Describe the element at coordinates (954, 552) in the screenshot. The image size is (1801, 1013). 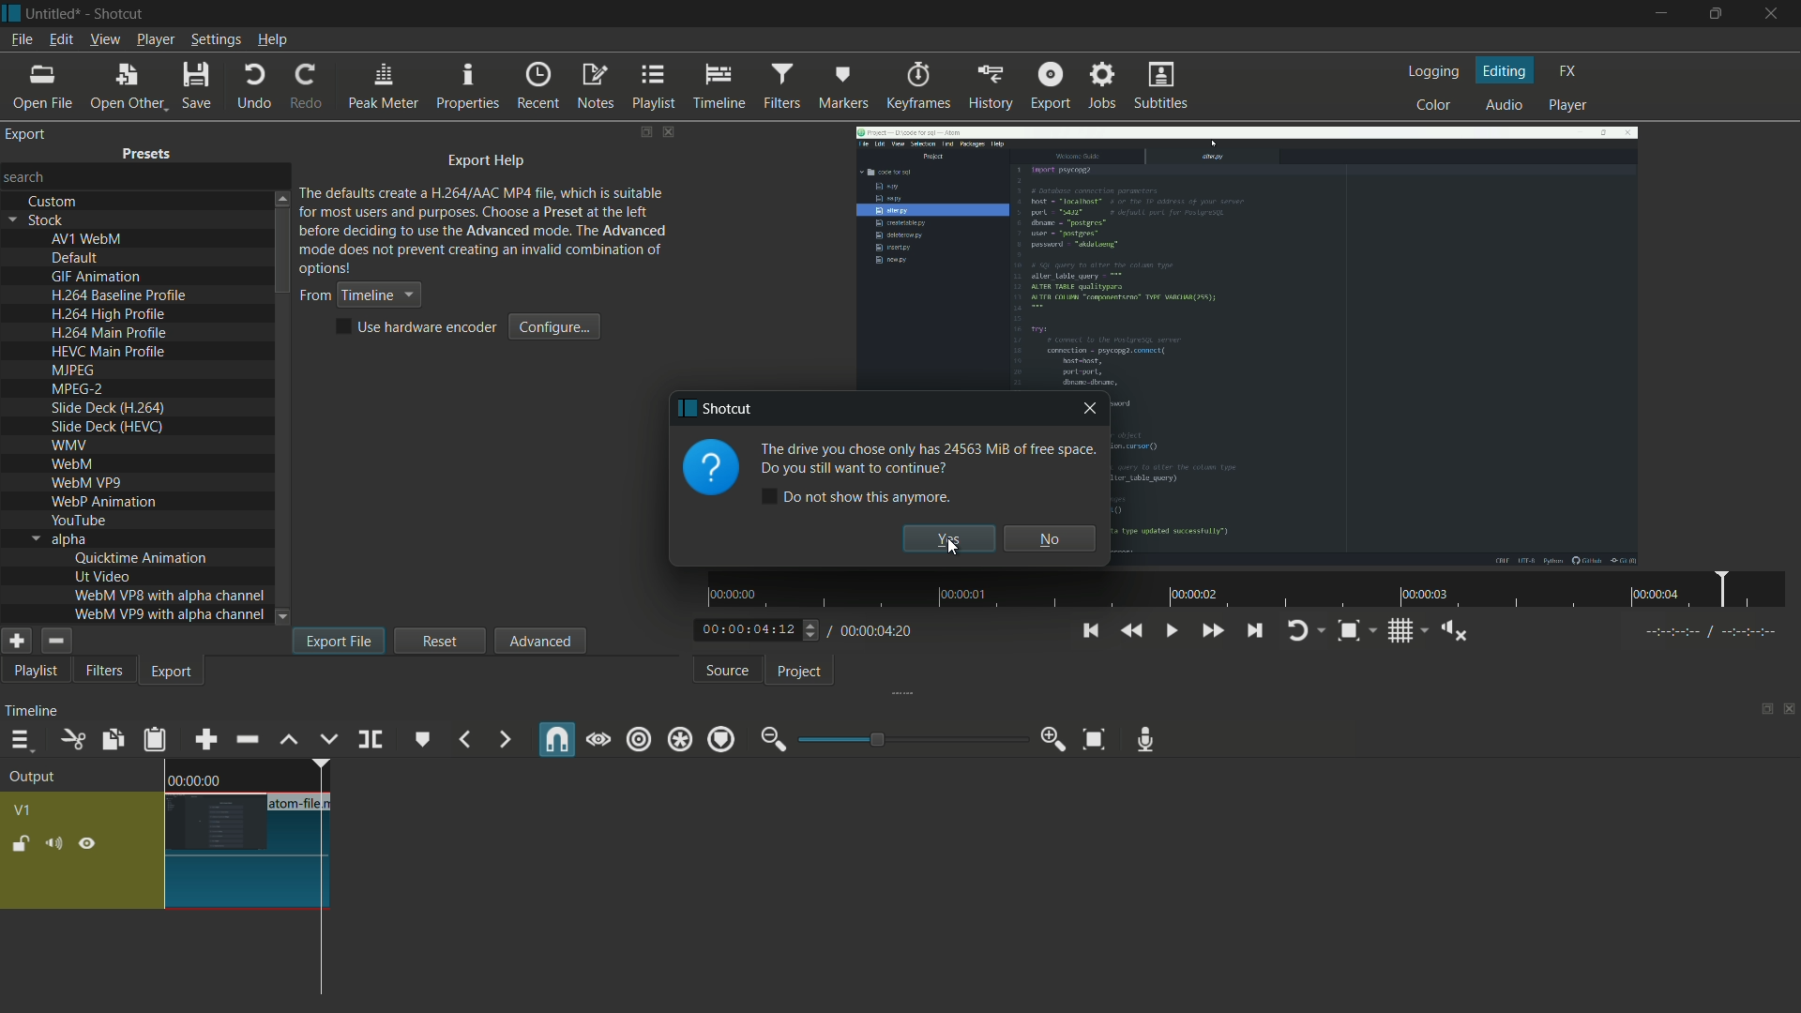
I see `cursor` at that location.